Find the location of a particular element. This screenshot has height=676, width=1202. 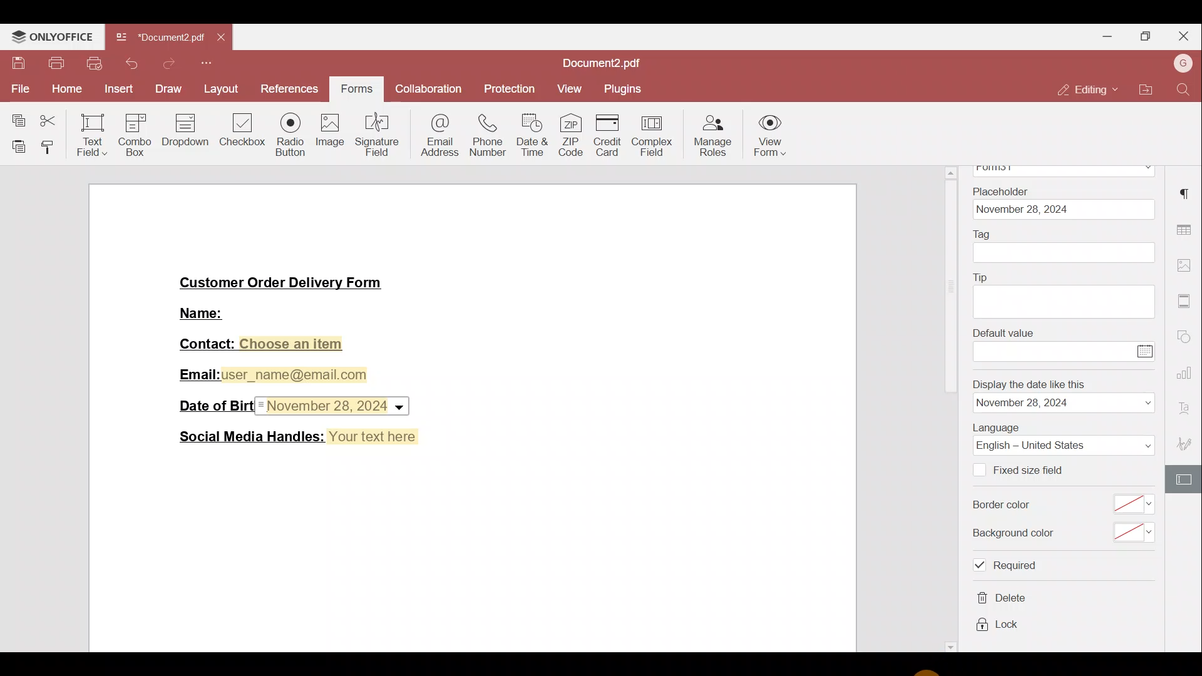

Font settings is located at coordinates (1186, 409).